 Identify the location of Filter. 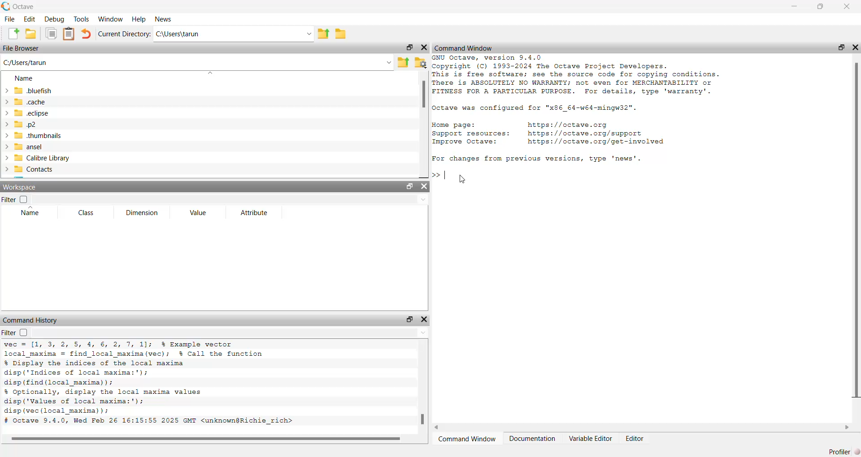
(15, 199).